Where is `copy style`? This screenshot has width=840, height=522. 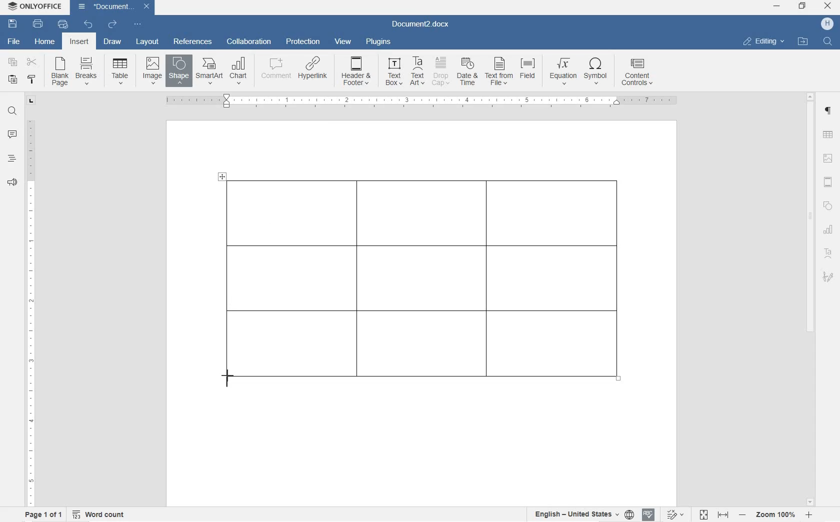 copy style is located at coordinates (32, 79).